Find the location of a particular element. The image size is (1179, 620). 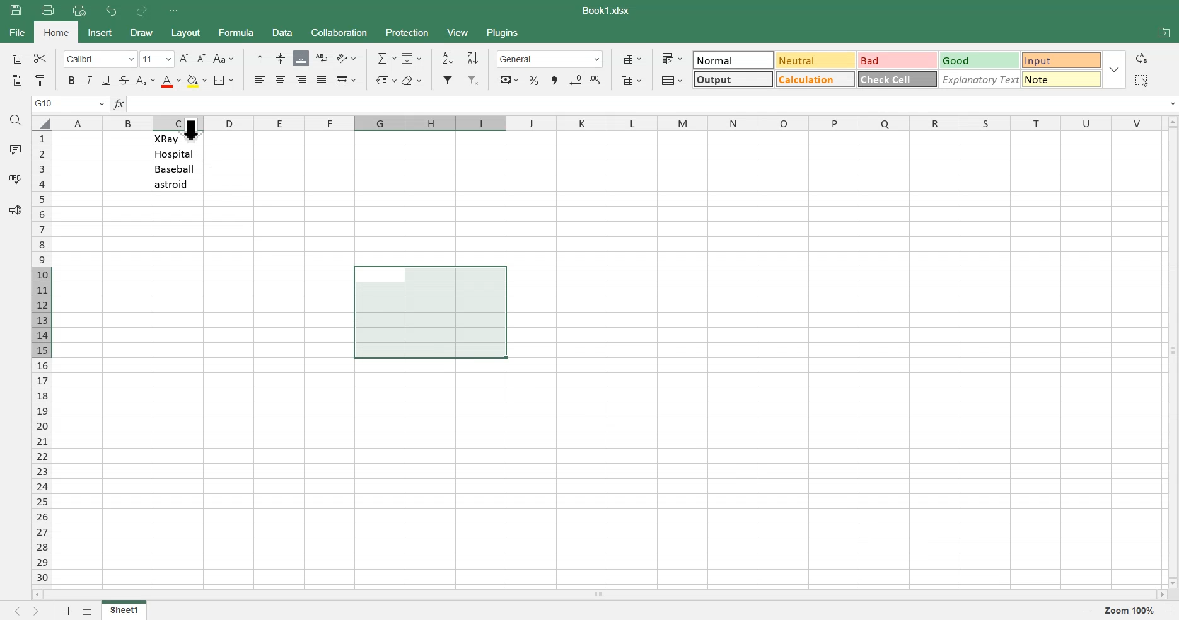

Decrease Font Size is located at coordinates (201, 59).